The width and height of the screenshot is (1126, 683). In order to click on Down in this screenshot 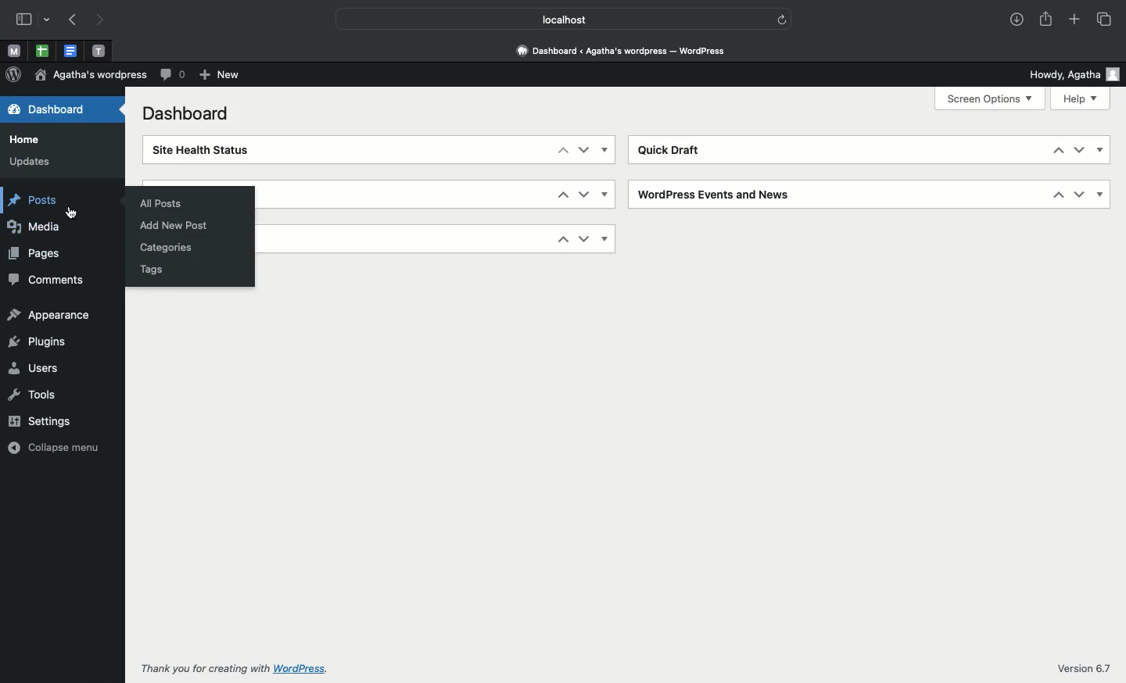, I will do `click(584, 238)`.